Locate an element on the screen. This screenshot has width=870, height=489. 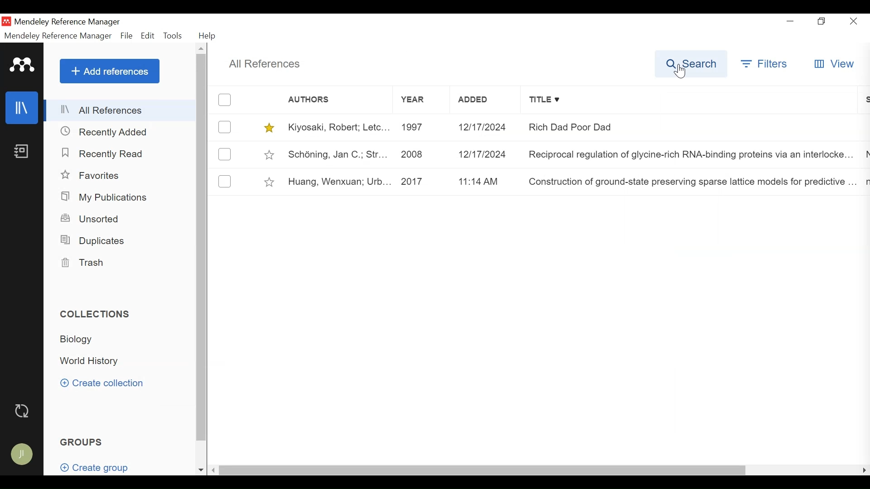
Add References is located at coordinates (109, 71).